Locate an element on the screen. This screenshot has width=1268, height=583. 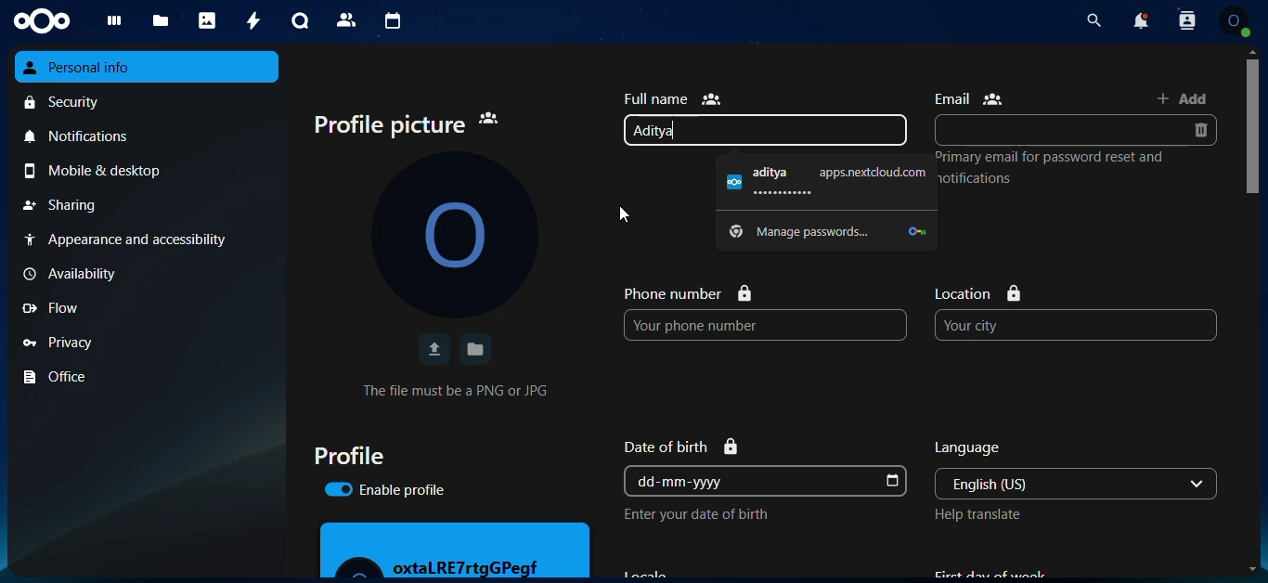
files is located at coordinates (157, 22).